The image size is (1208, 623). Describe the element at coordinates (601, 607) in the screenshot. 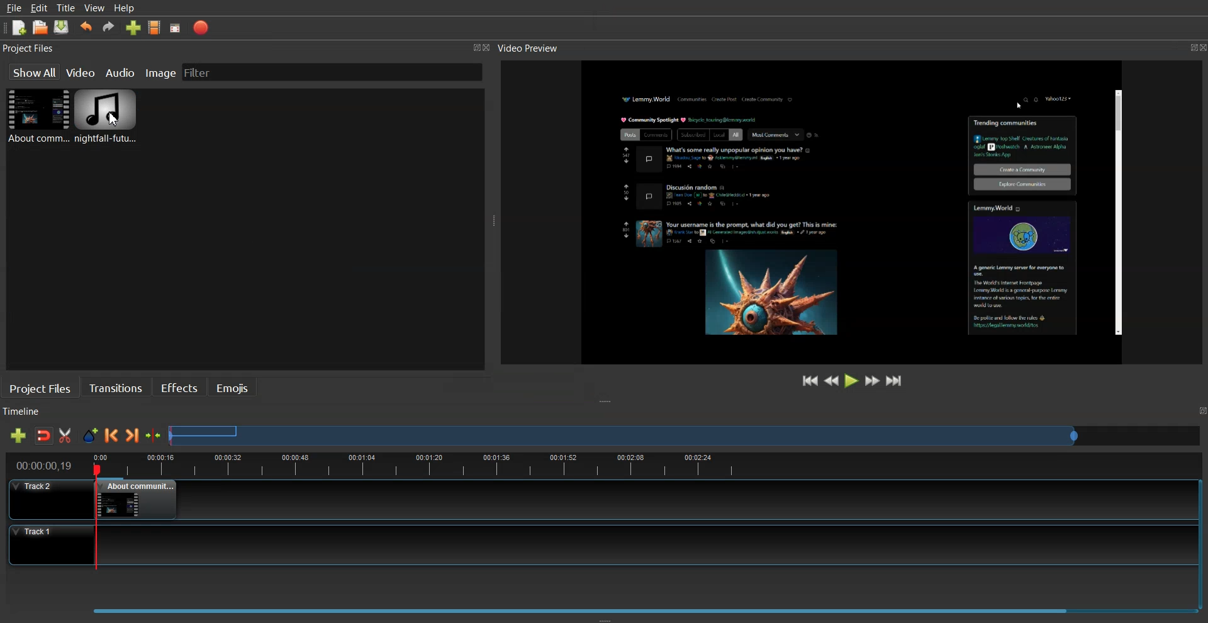

I see `Slider` at that location.